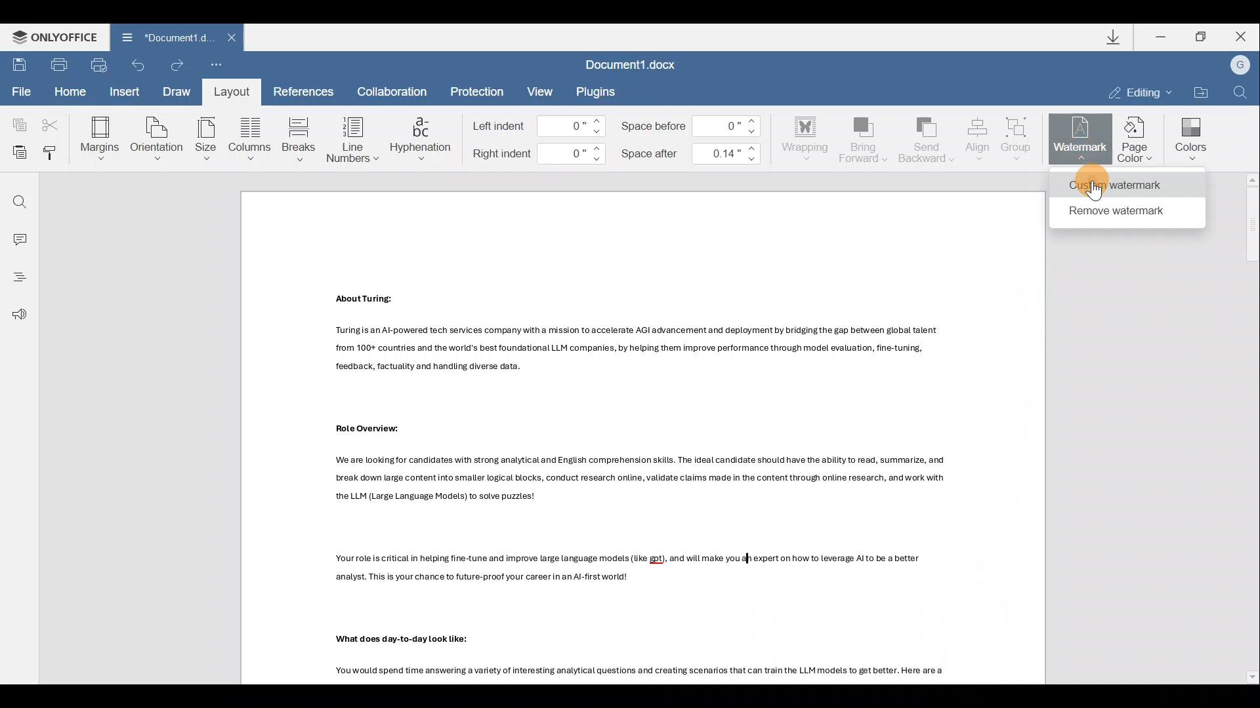  What do you see at coordinates (158, 137) in the screenshot?
I see `Orientation` at bounding box center [158, 137].